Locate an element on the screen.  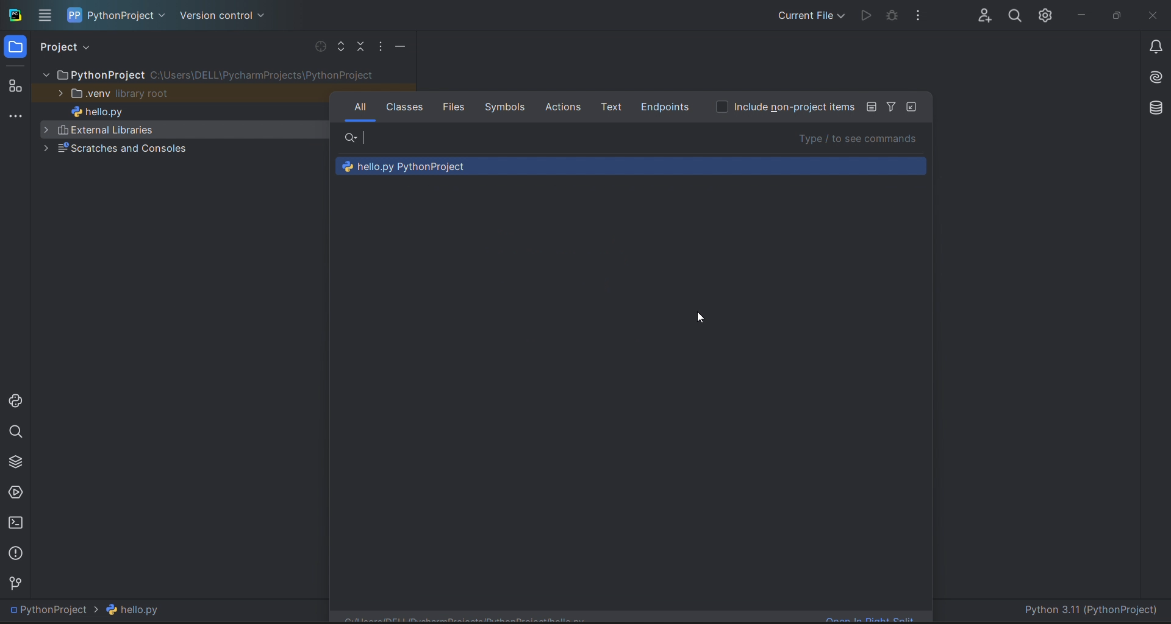
hello.py is located at coordinates (182, 111).